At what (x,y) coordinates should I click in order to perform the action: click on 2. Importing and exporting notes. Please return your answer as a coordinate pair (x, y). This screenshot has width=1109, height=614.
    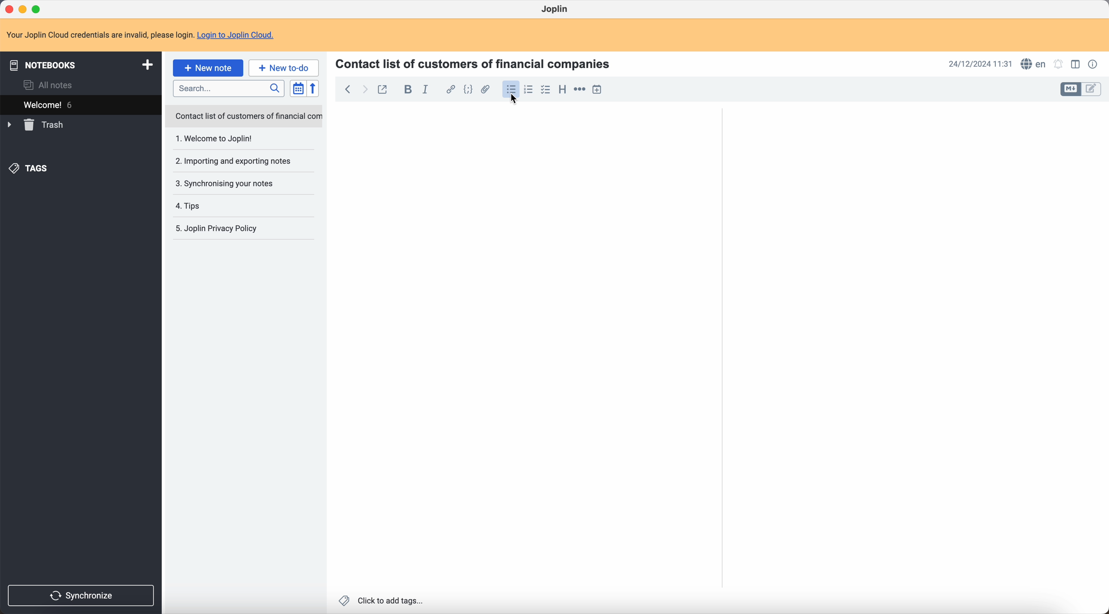
    Looking at the image, I should click on (236, 162).